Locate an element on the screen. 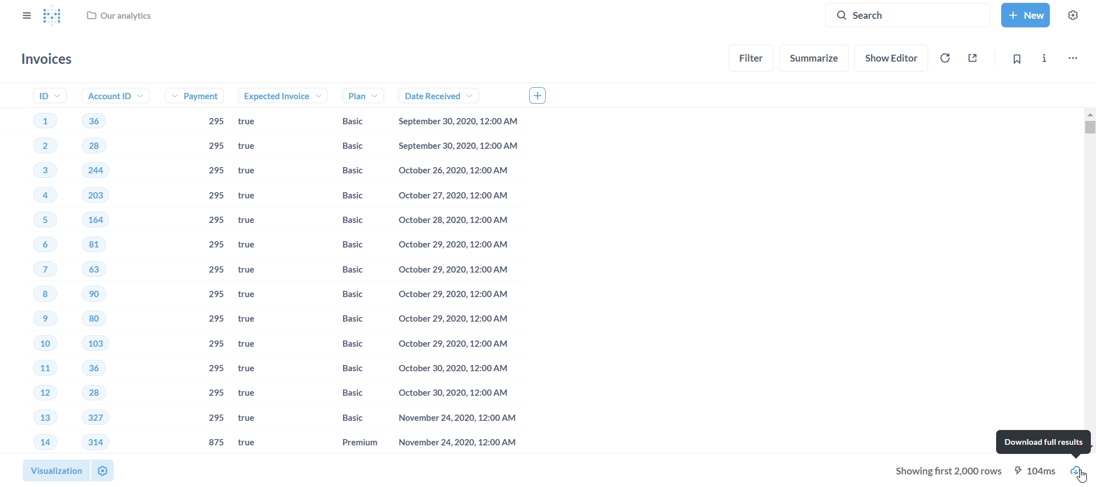 The height and width of the screenshot is (487, 1096). true is located at coordinates (252, 171).